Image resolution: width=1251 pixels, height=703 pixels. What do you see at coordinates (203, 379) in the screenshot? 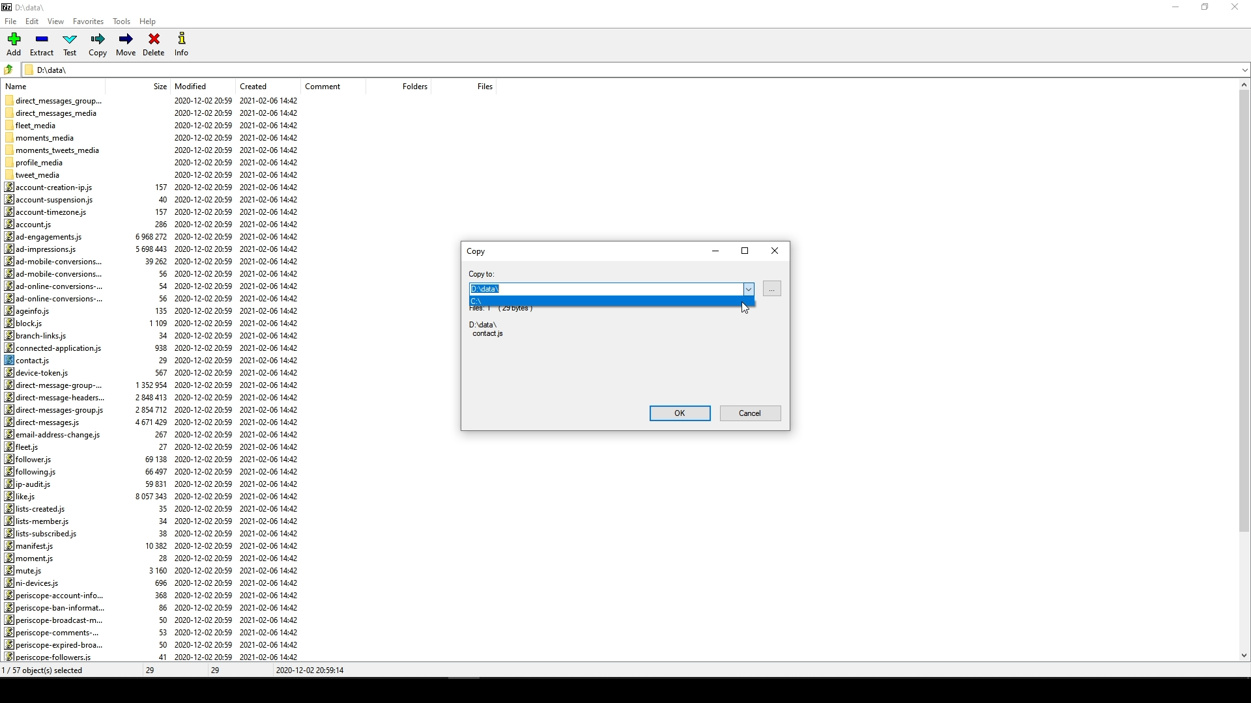
I see `Modified date and time` at bounding box center [203, 379].